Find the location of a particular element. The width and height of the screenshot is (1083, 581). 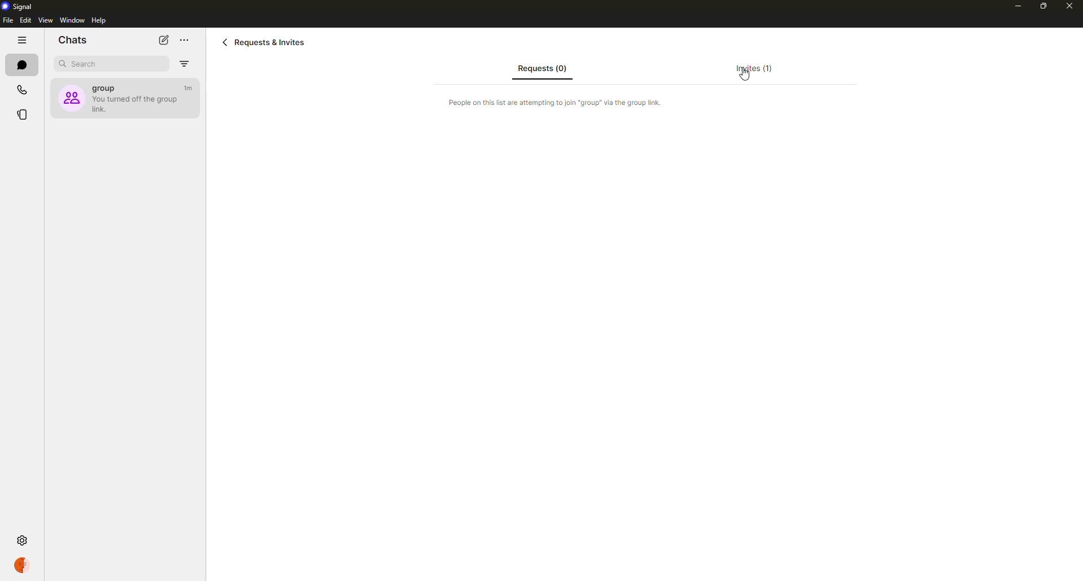

edit is located at coordinates (26, 21).